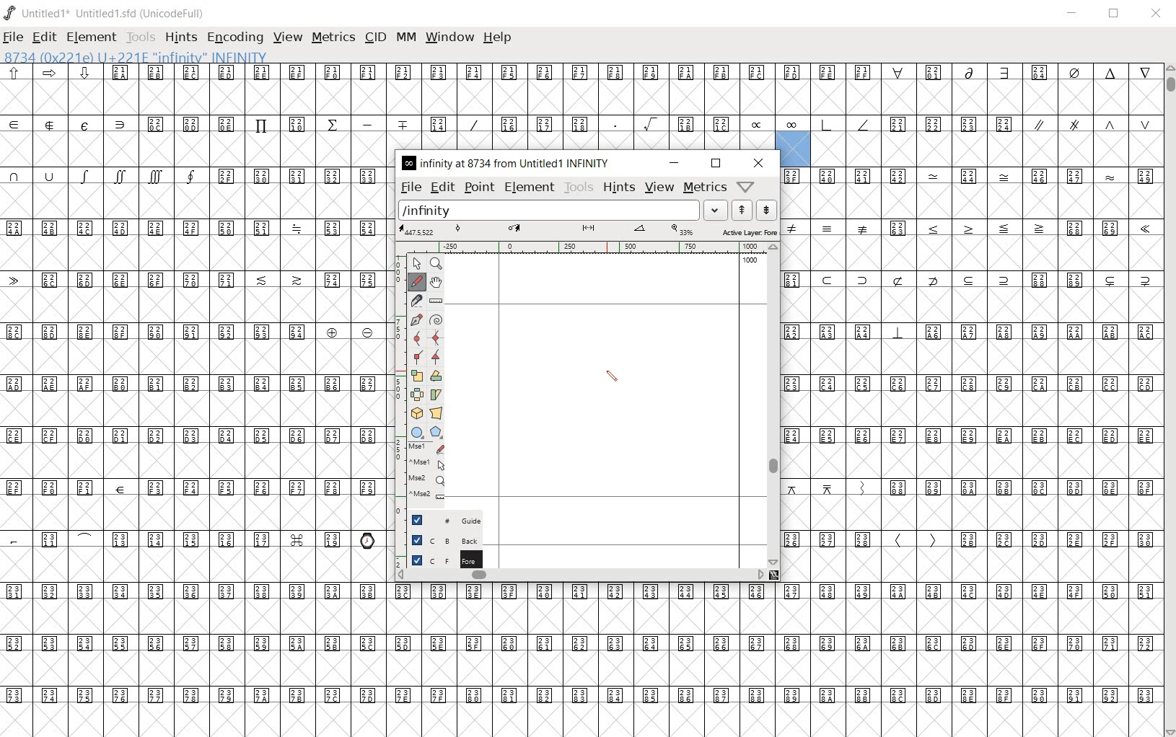 The width and height of the screenshot is (1176, 737). What do you see at coordinates (417, 339) in the screenshot?
I see `add a curve point` at bounding box center [417, 339].